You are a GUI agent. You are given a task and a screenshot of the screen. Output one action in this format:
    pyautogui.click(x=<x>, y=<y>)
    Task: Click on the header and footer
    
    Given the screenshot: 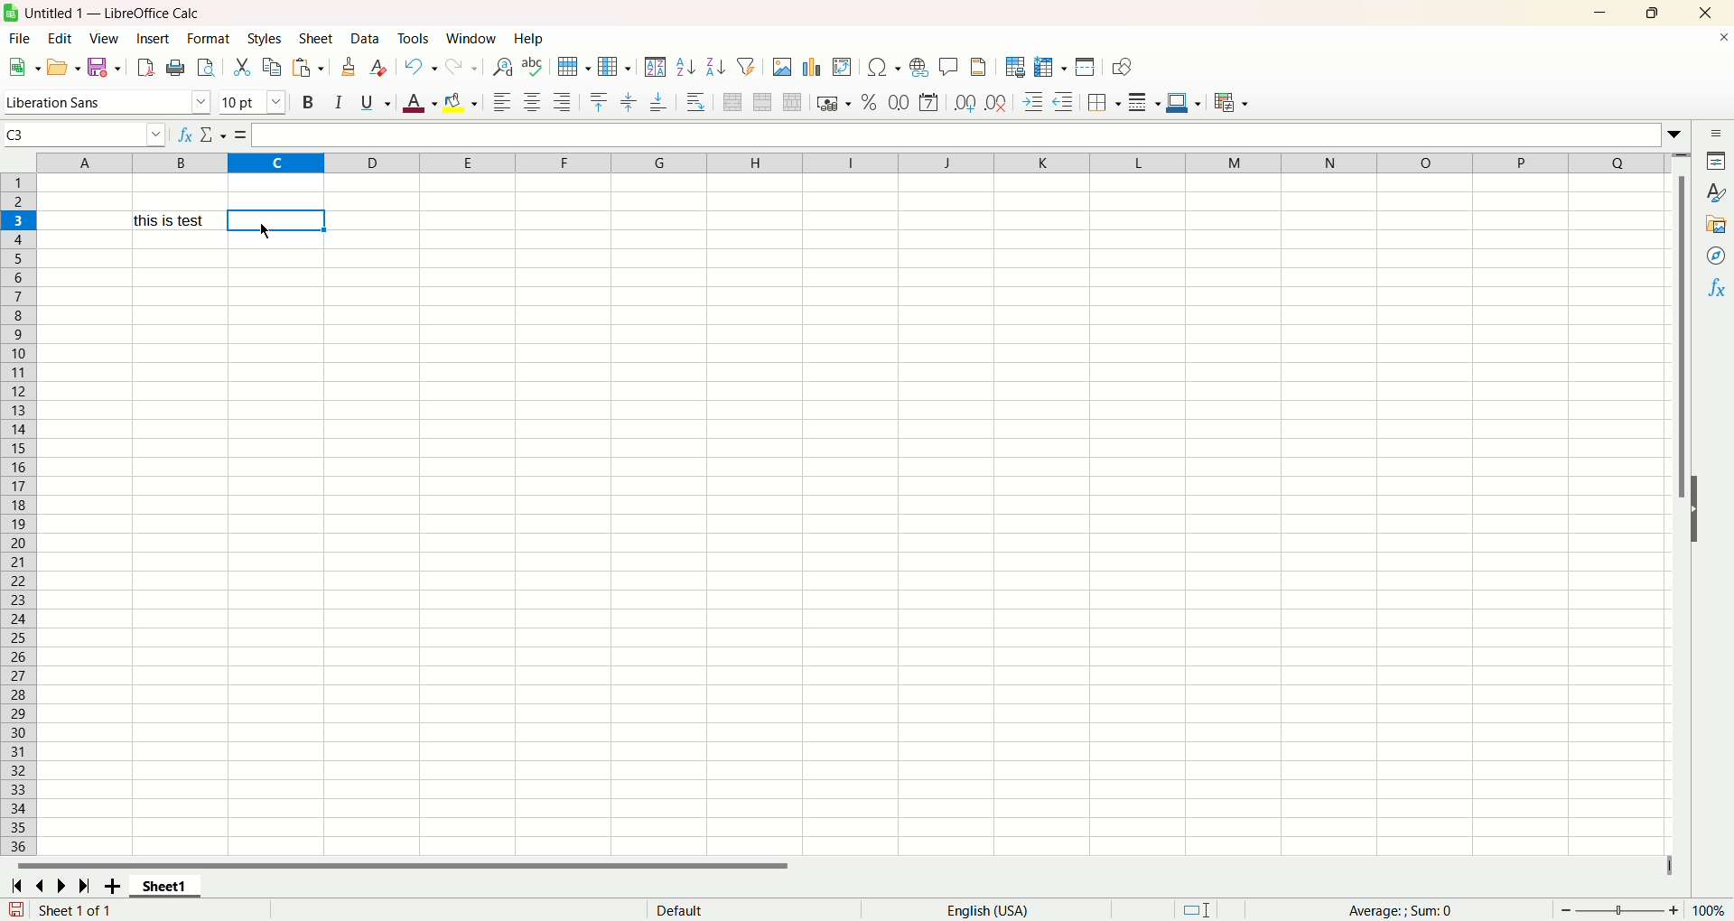 What is the action you would take?
    pyautogui.click(x=981, y=67)
    